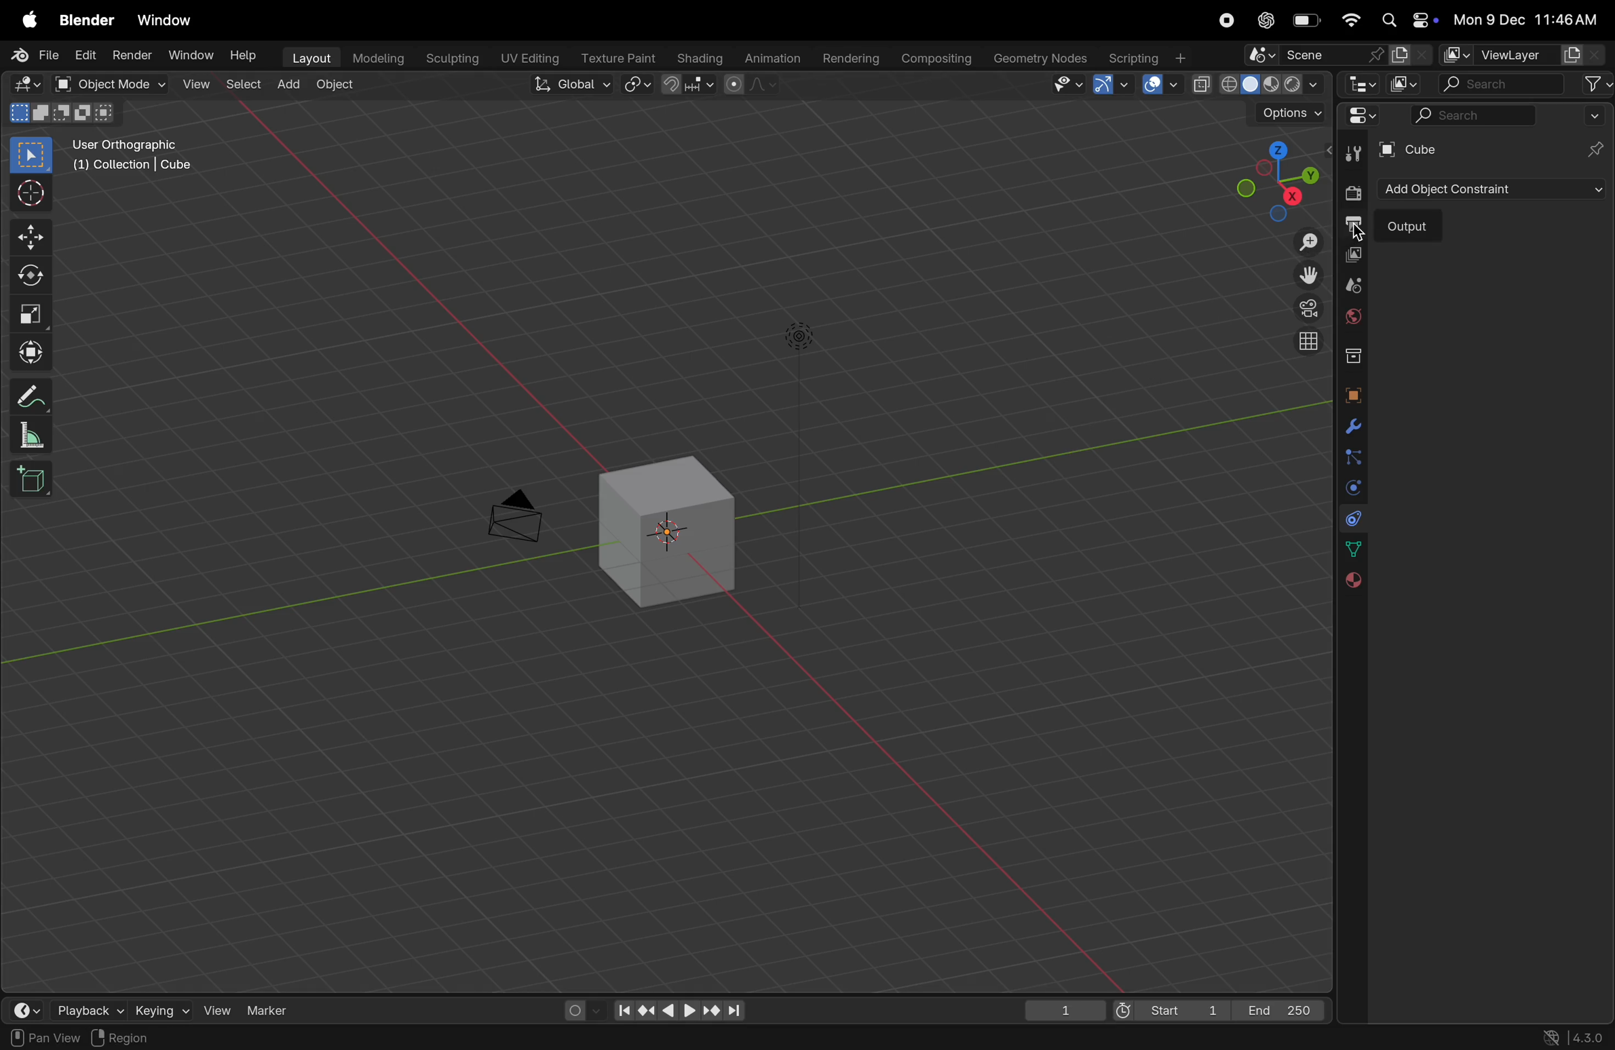 This screenshot has width=1615, height=1050. Describe the element at coordinates (1354, 193) in the screenshot. I see `render ` at that location.